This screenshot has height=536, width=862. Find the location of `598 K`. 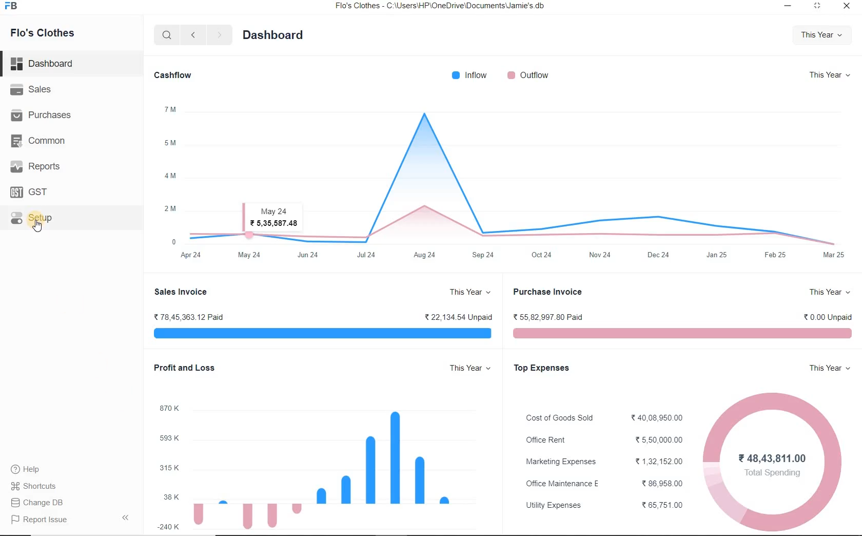

598 K is located at coordinates (168, 439).